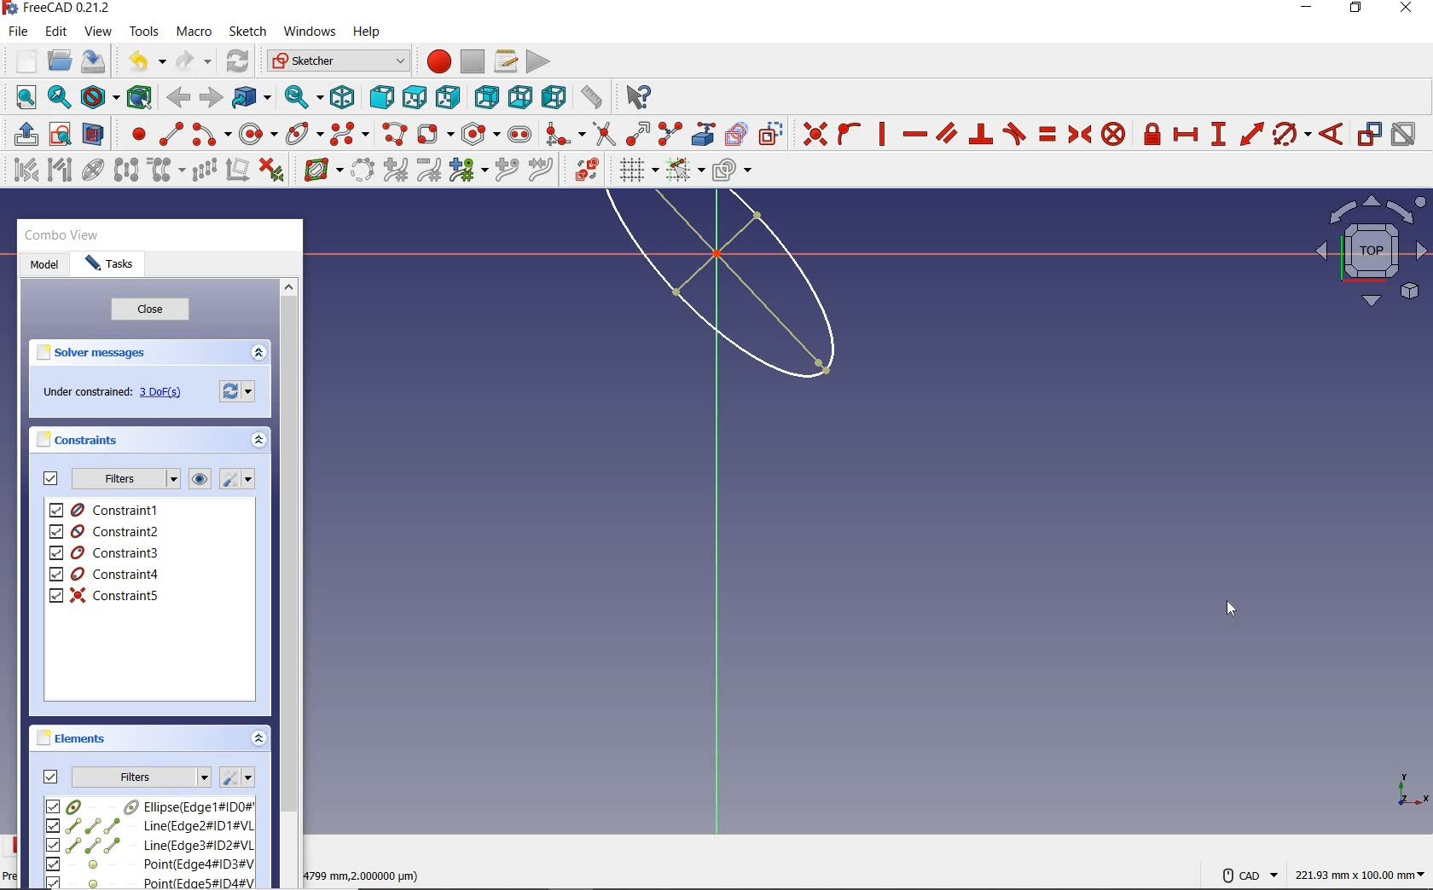 This screenshot has width=1433, height=890. Describe the element at coordinates (1361, 872) in the screenshot. I see `measurement` at that location.